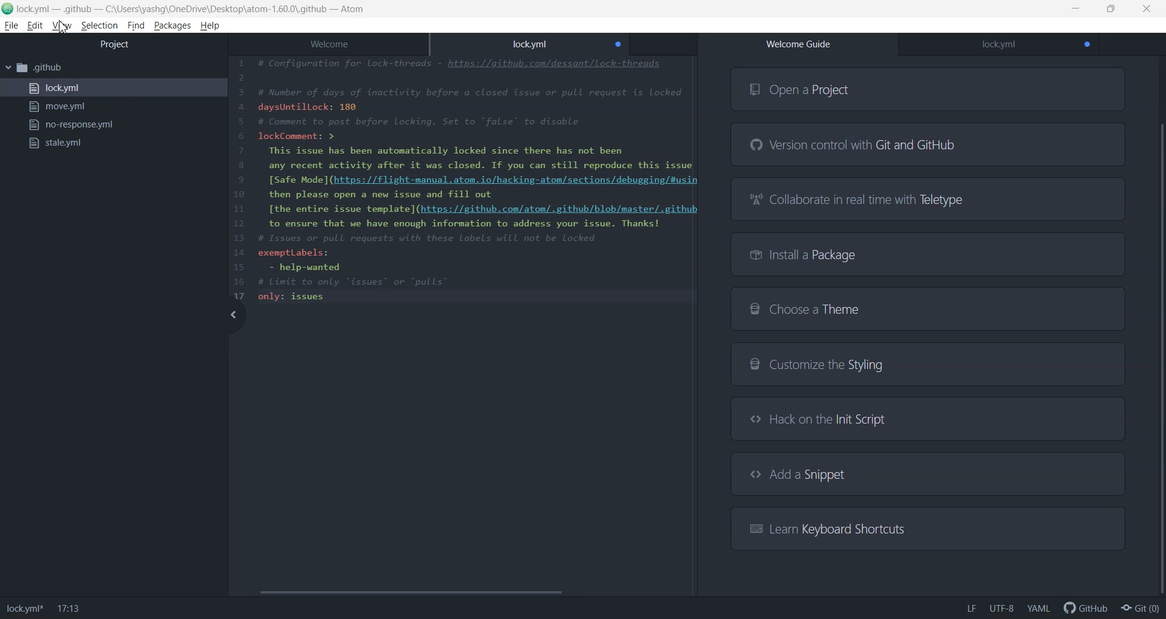 This screenshot has height=619, width=1166. I want to click on Github, so click(1083, 607).